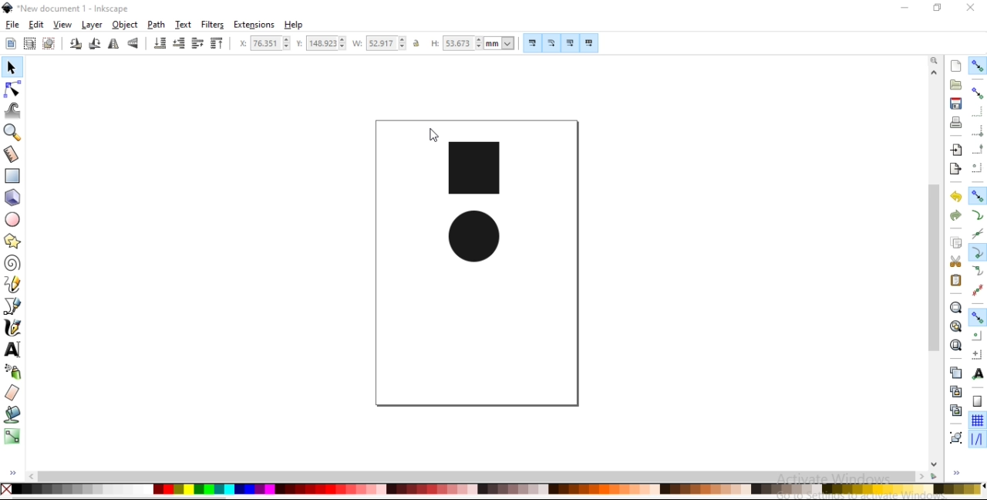 This screenshot has height=500, width=987. I want to click on view, so click(62, 25).